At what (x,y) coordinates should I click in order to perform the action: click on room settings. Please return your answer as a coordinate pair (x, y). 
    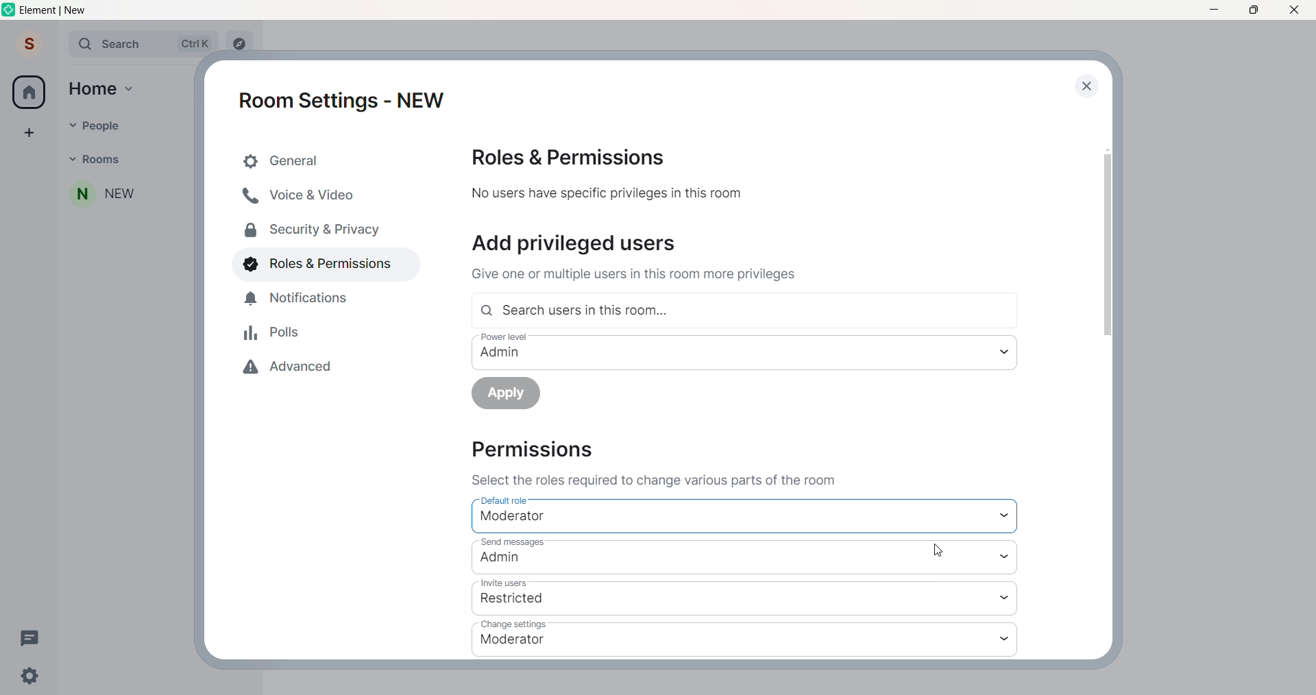
    Looking at the image, I should click on (345, 98).